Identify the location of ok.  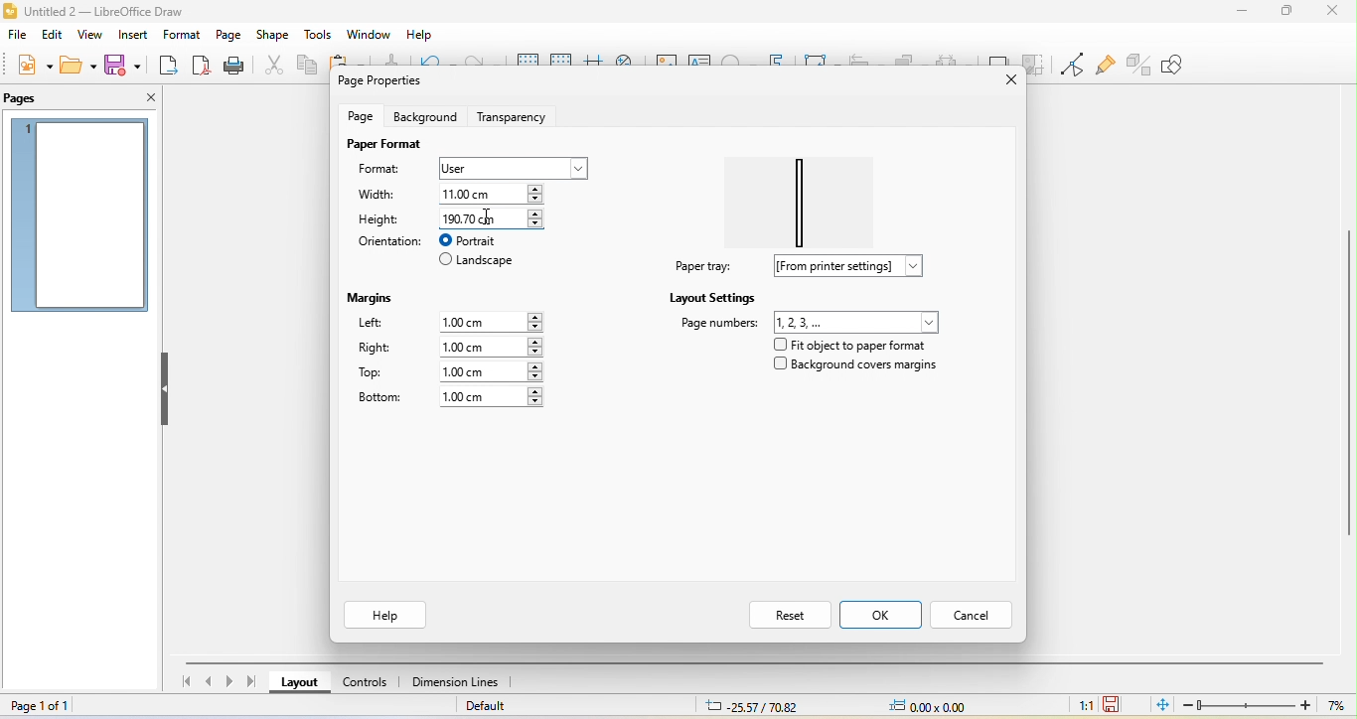
(882, 615).